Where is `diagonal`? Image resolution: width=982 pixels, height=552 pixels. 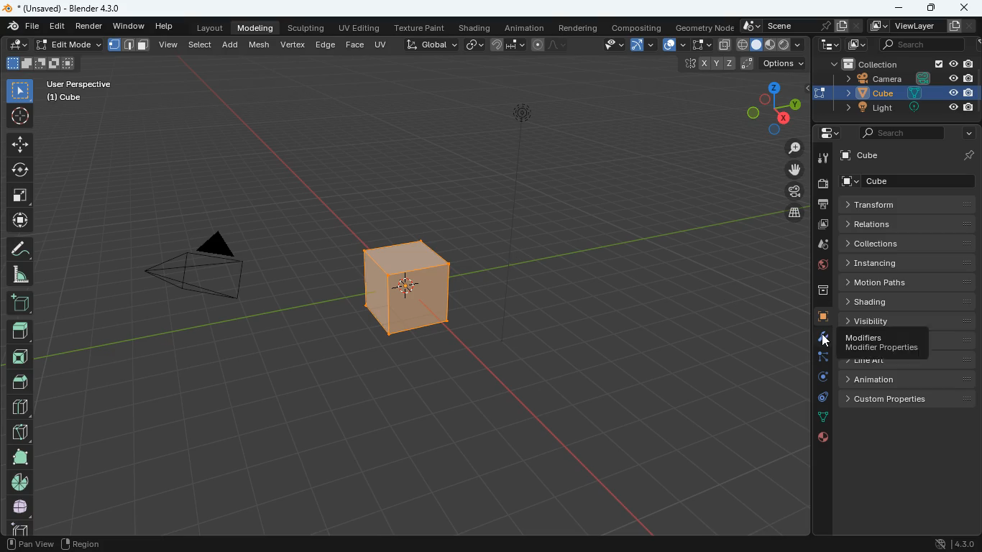
diagonal is located at coordinates (19, 433).